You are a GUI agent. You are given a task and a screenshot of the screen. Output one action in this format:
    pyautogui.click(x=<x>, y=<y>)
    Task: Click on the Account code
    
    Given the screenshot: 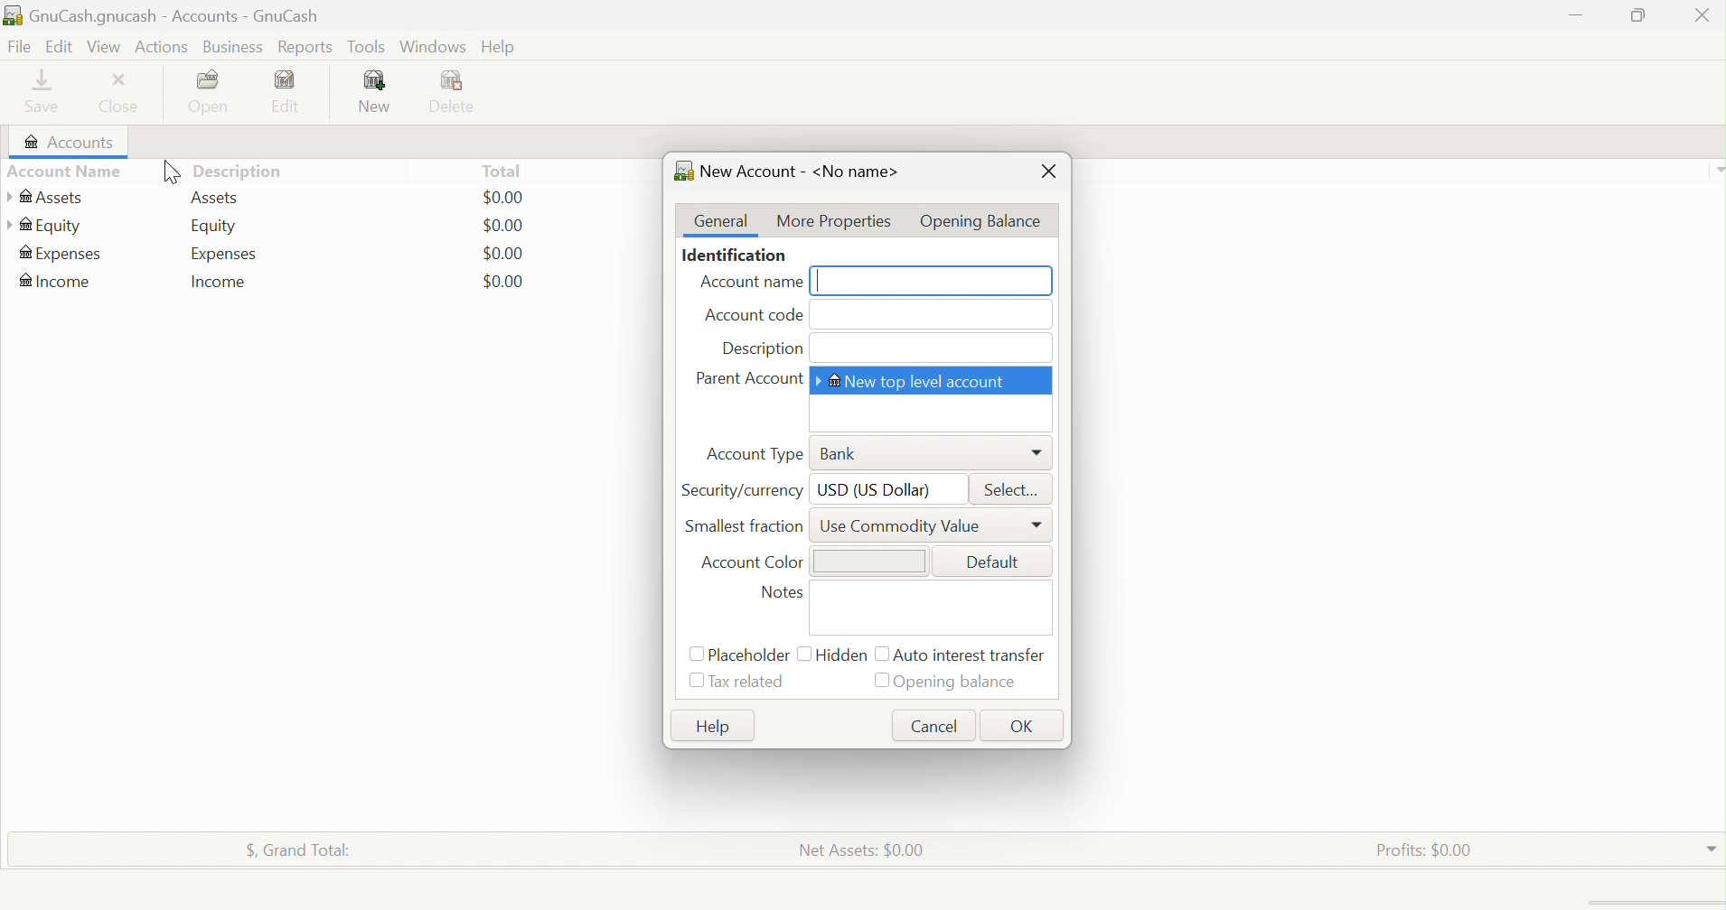 What is the action you would take?
    pyautogui.click(x=754, y=317)
    